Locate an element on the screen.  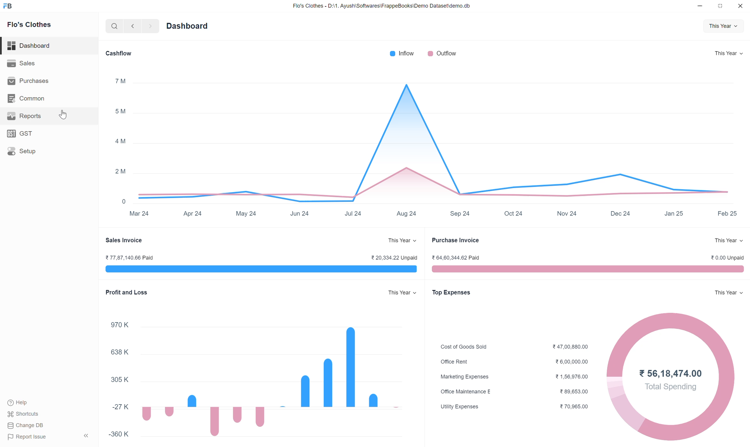
profit and loss is located at coordinates (127, 292).